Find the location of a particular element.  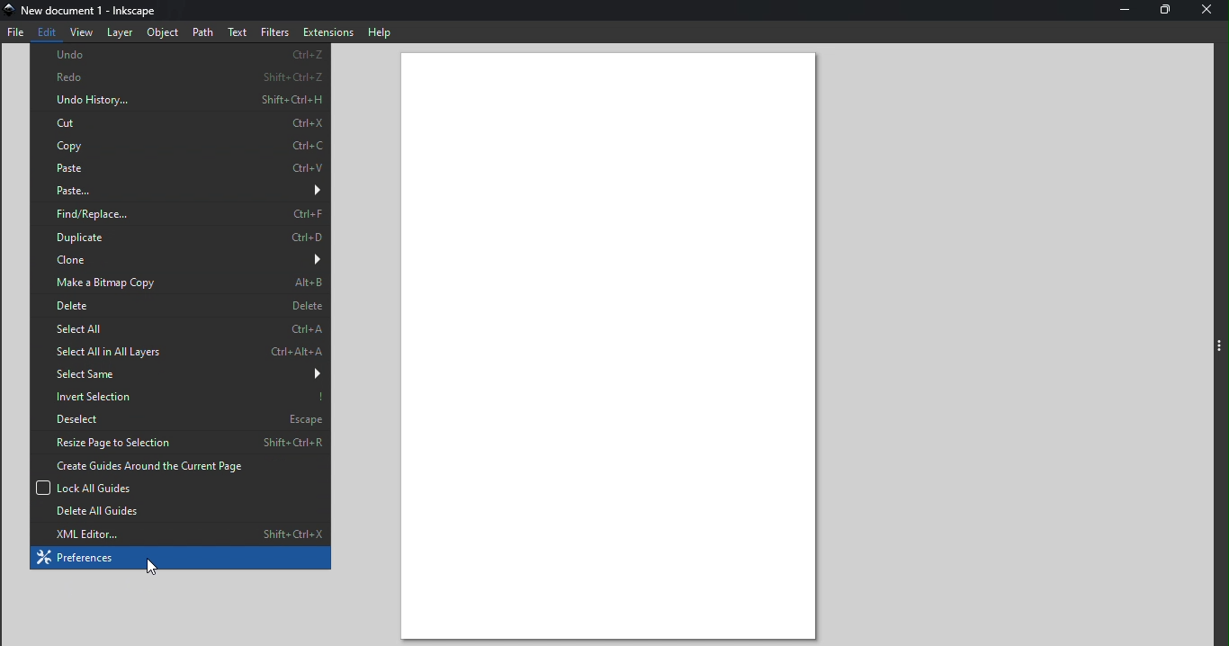

Edit is located at coordinates (46, 31).